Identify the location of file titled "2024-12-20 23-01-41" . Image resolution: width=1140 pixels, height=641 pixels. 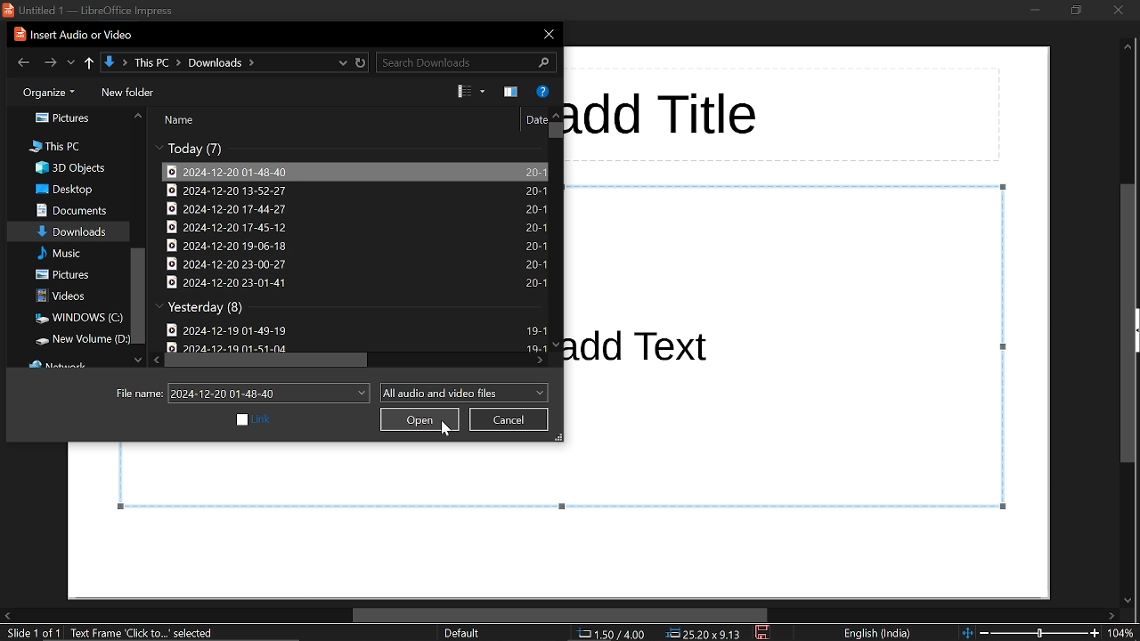
(355, 282).